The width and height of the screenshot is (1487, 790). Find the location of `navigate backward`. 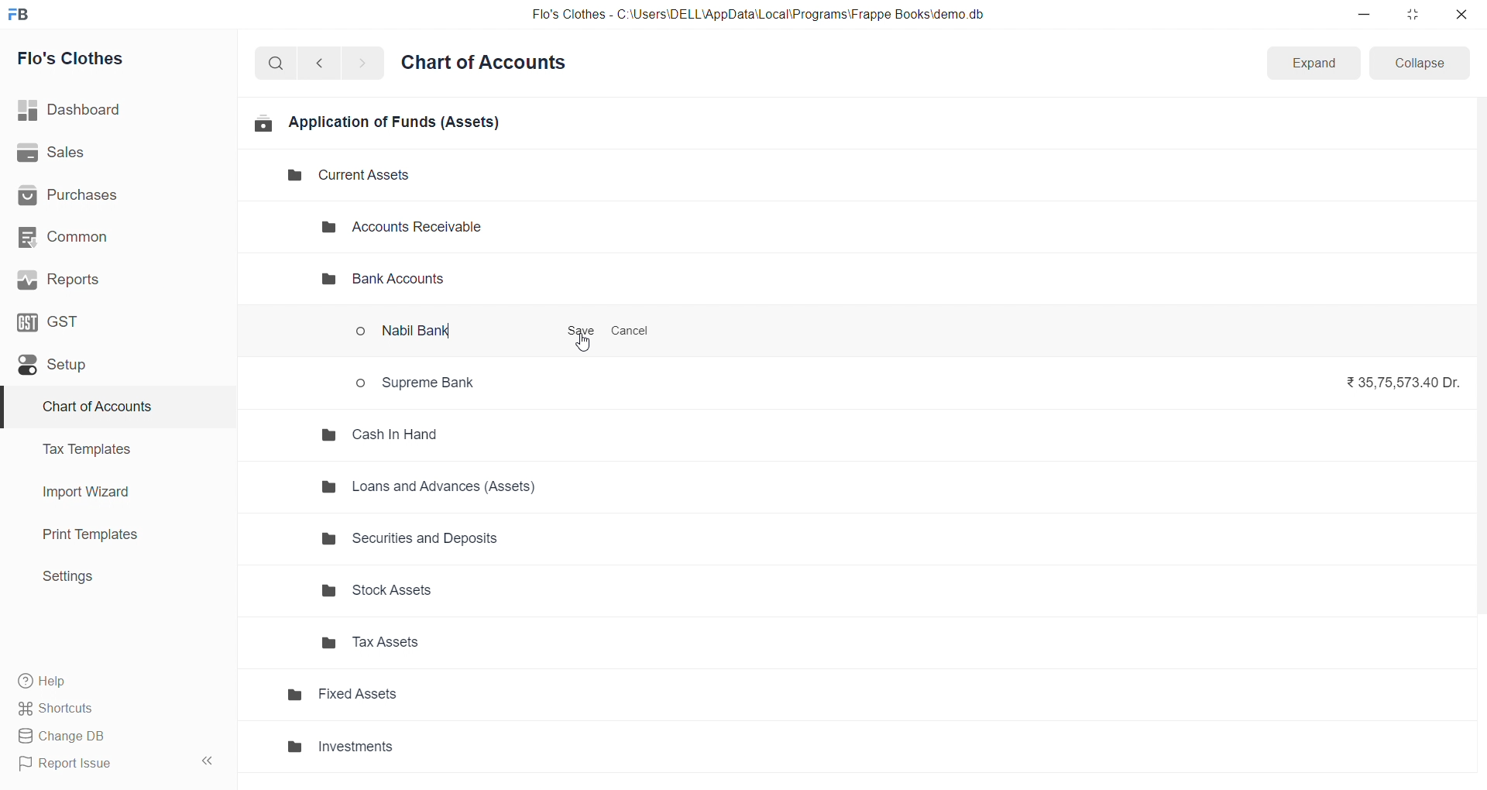

navigate backward is located at coordinates (326, 61).